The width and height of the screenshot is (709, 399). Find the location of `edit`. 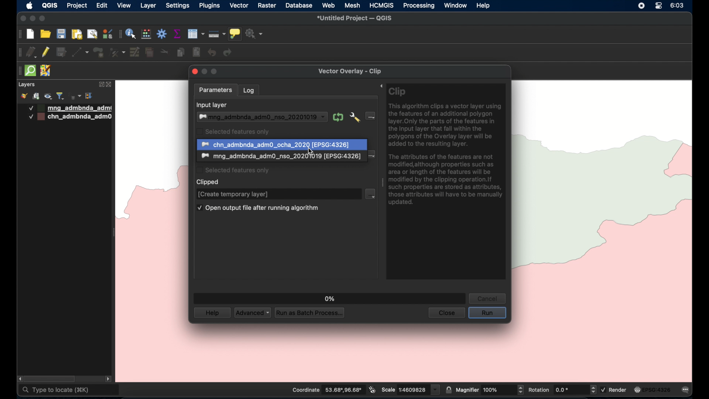

edit is located at coordinates (102, 5).